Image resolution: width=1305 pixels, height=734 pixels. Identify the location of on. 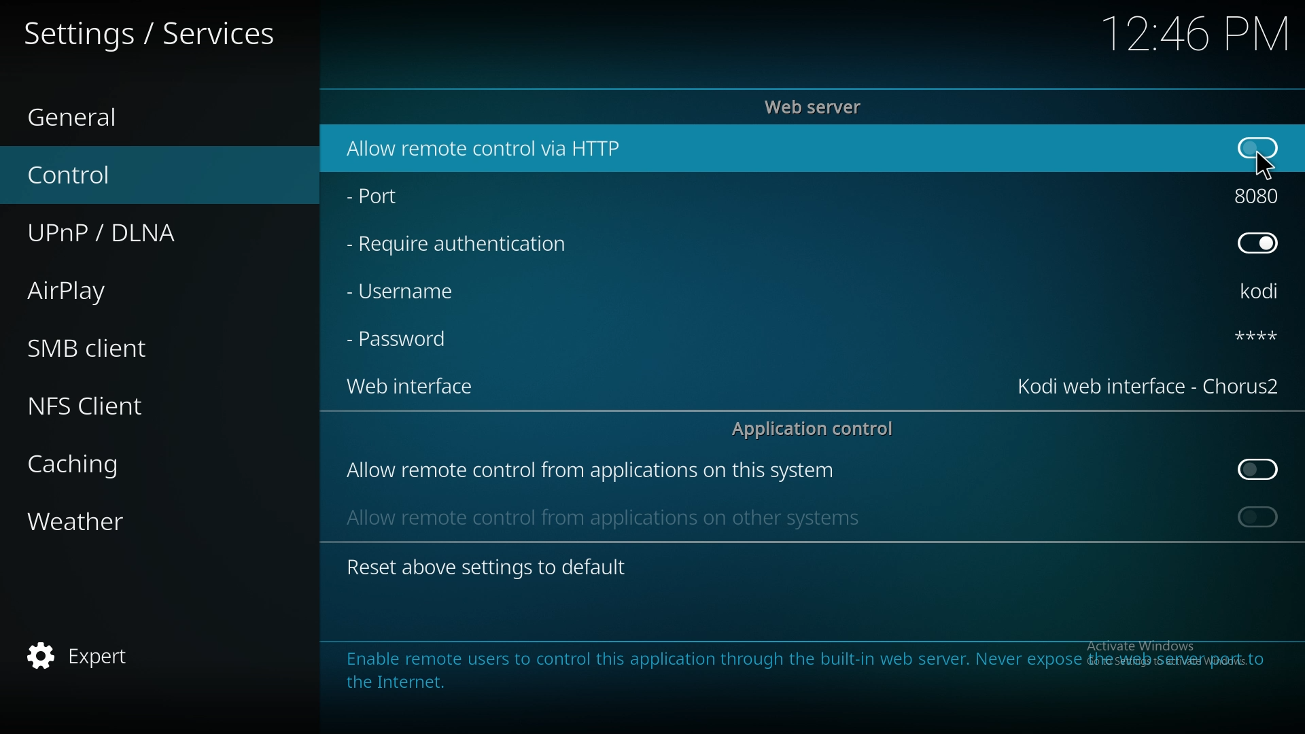
(1258, 517).